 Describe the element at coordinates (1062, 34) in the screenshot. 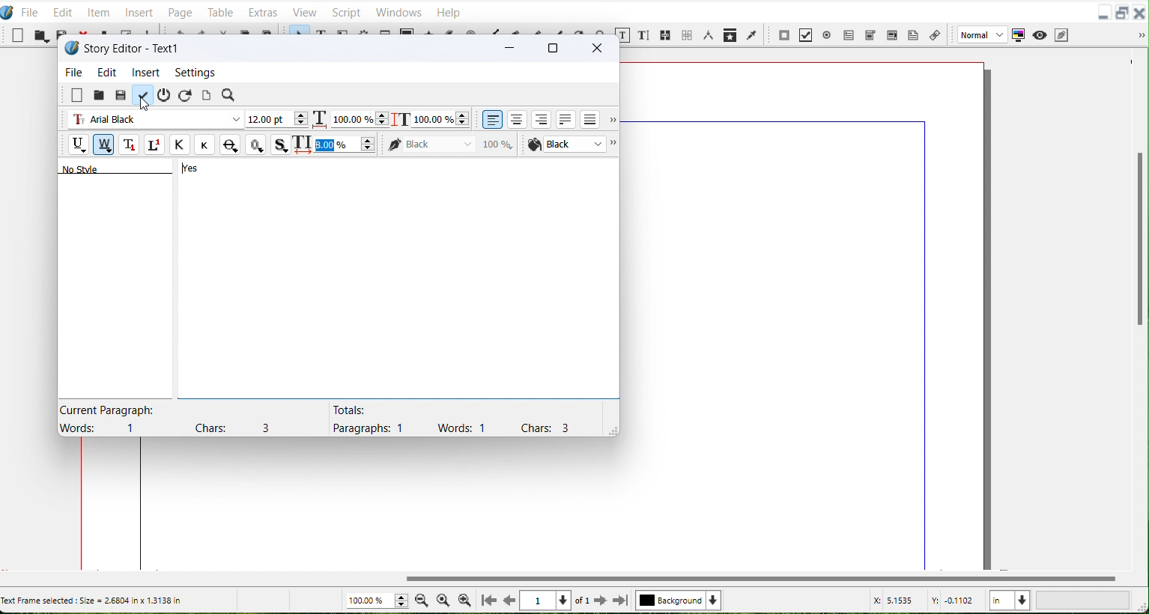

I see `Edit in preview Mode` at that location.